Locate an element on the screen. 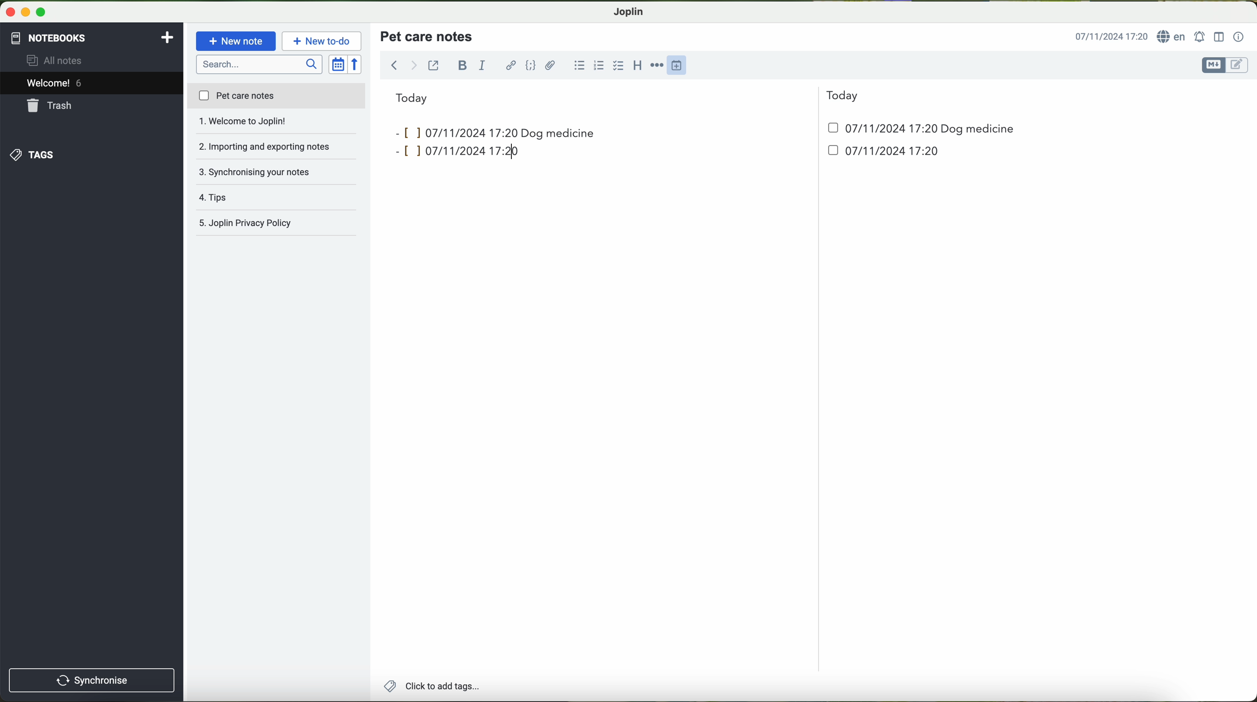 Image resolution: width=1257 pixels, height=702 pixels. importing and exporting notes is located at coordinates (277, 124).